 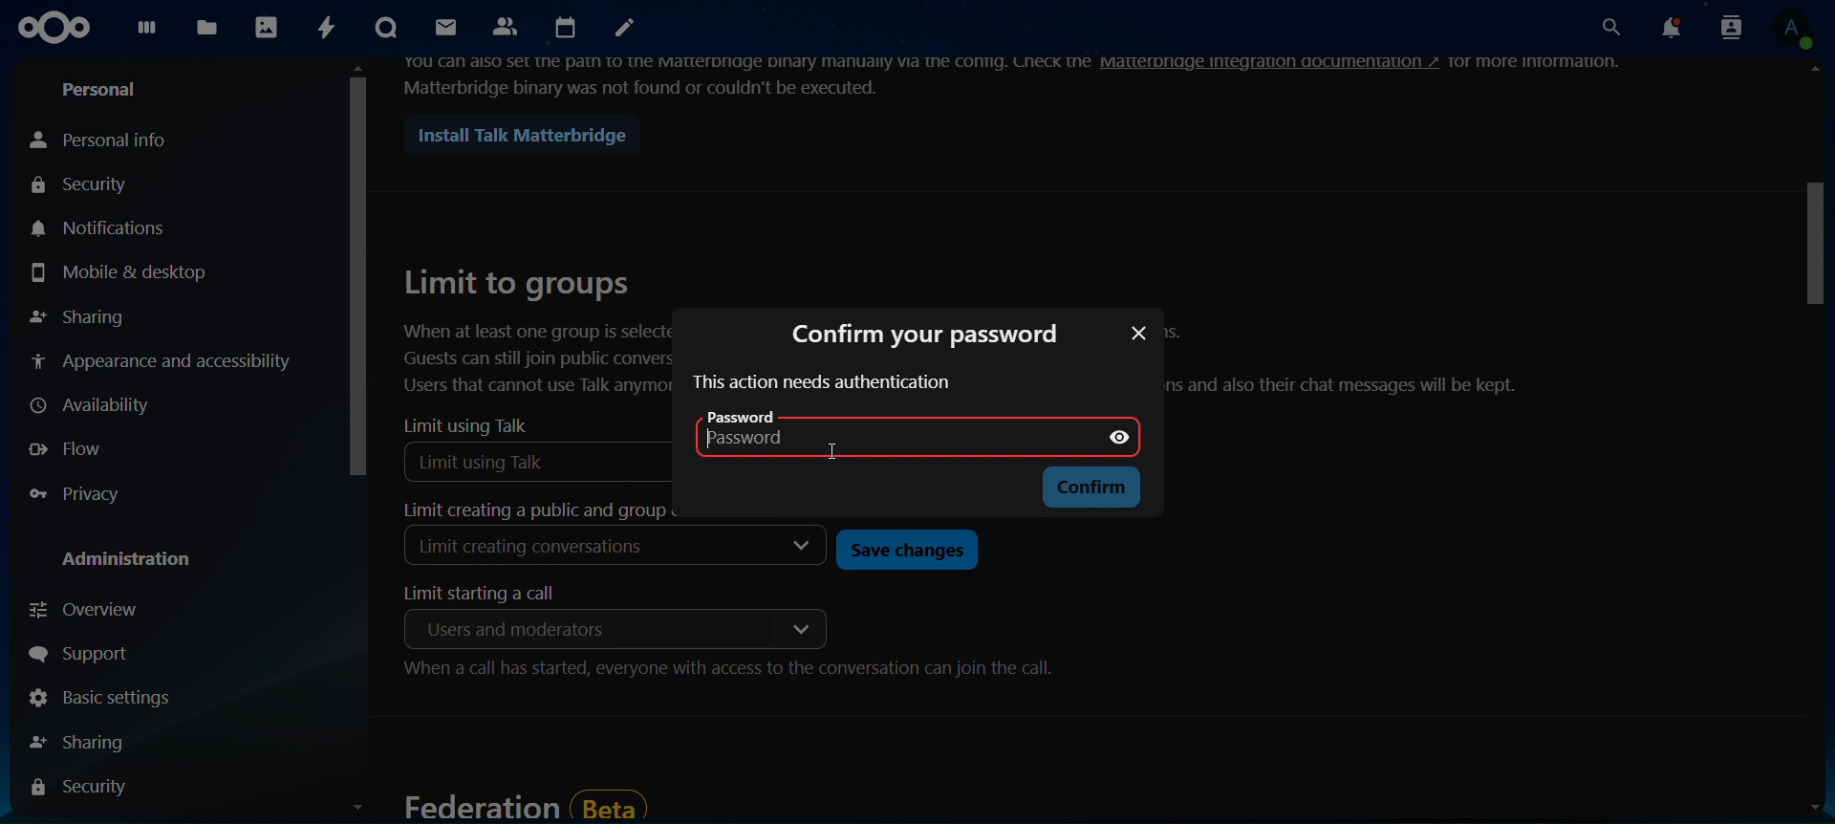 I want to click on limit creating a public and group conversation, so click(x=527, y=510).